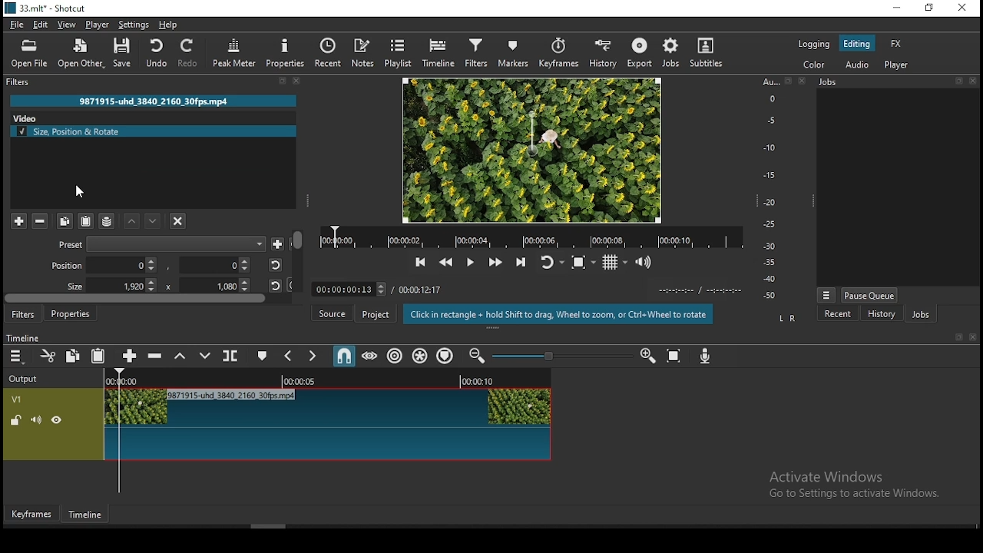  Describe the element at coordinates (472, 261) in the screenshot. I see `play/pause` at that location.